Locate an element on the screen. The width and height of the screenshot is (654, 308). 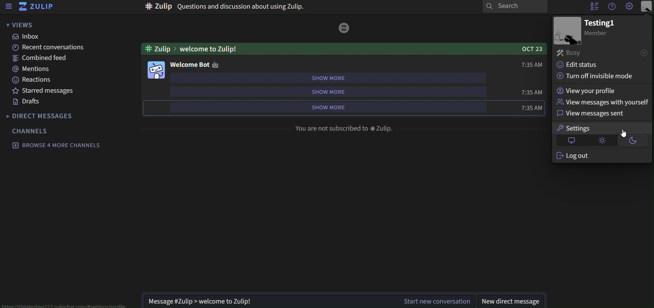
image is located at coordinates (344, 28).